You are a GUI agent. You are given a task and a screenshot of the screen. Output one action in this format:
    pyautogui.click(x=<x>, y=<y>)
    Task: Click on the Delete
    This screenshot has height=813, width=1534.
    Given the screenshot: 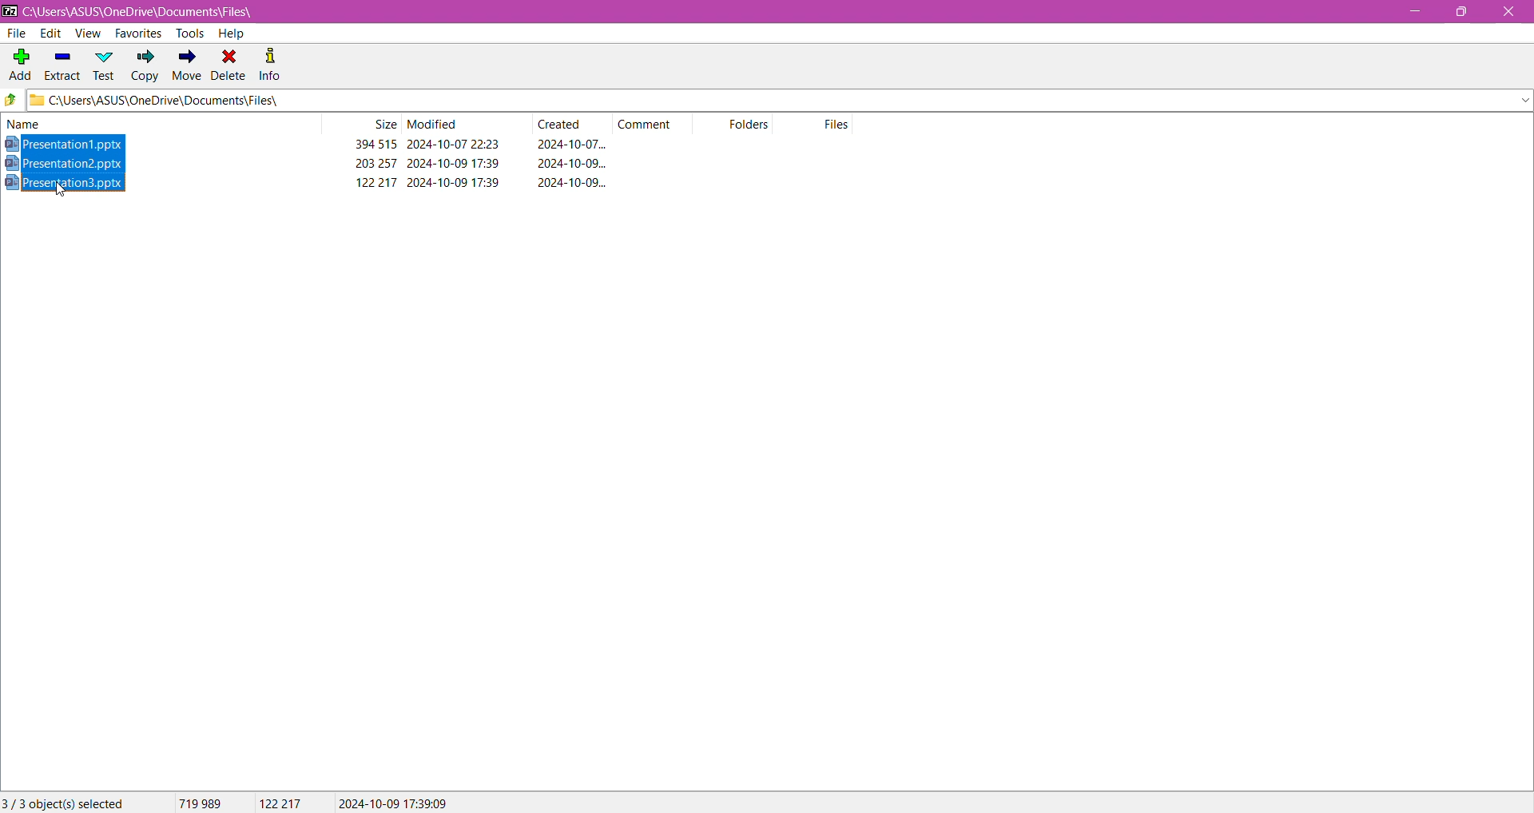 What is the action you would take?
    pyautogui.click(x=229, y=64)
    